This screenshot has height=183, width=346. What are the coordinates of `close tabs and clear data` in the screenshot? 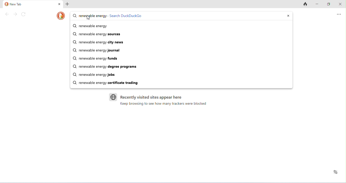 It's located at (305, 4).